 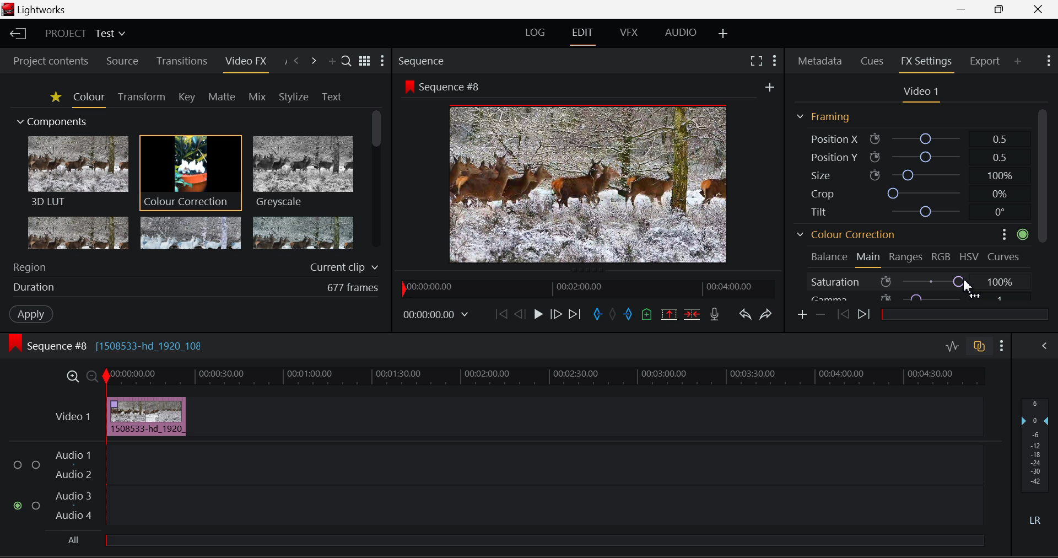 I want to click on Stylize, so click(x=295, y=96).